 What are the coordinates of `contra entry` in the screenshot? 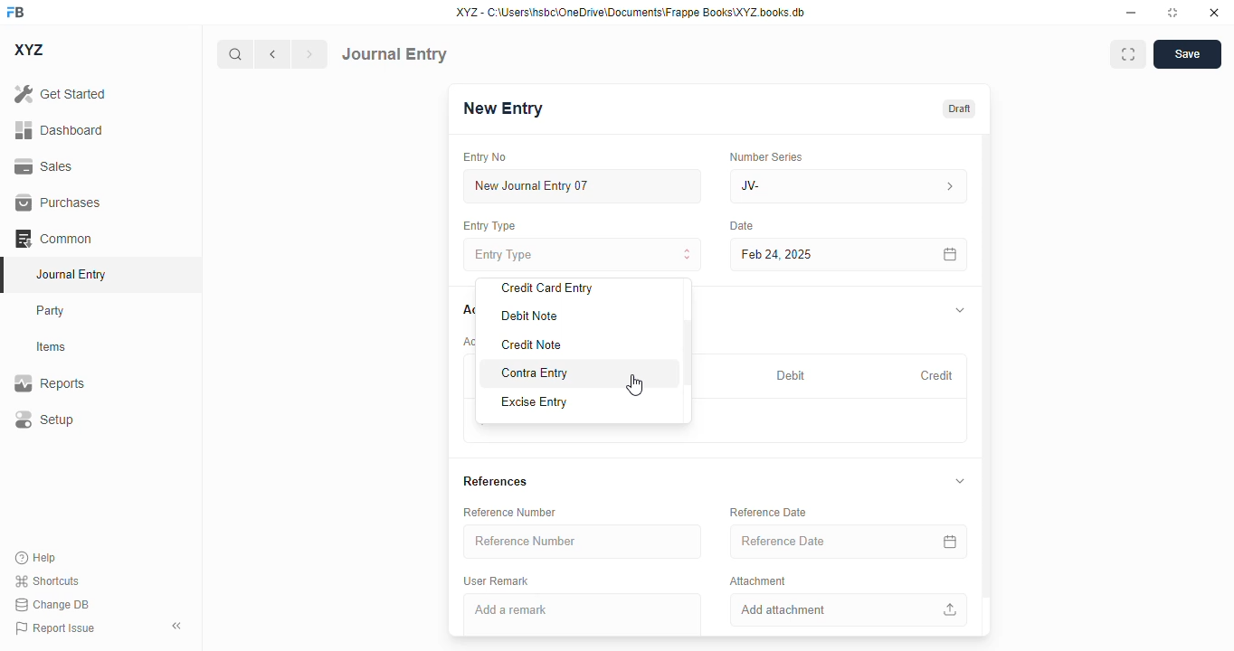 It's located at (535, 371).